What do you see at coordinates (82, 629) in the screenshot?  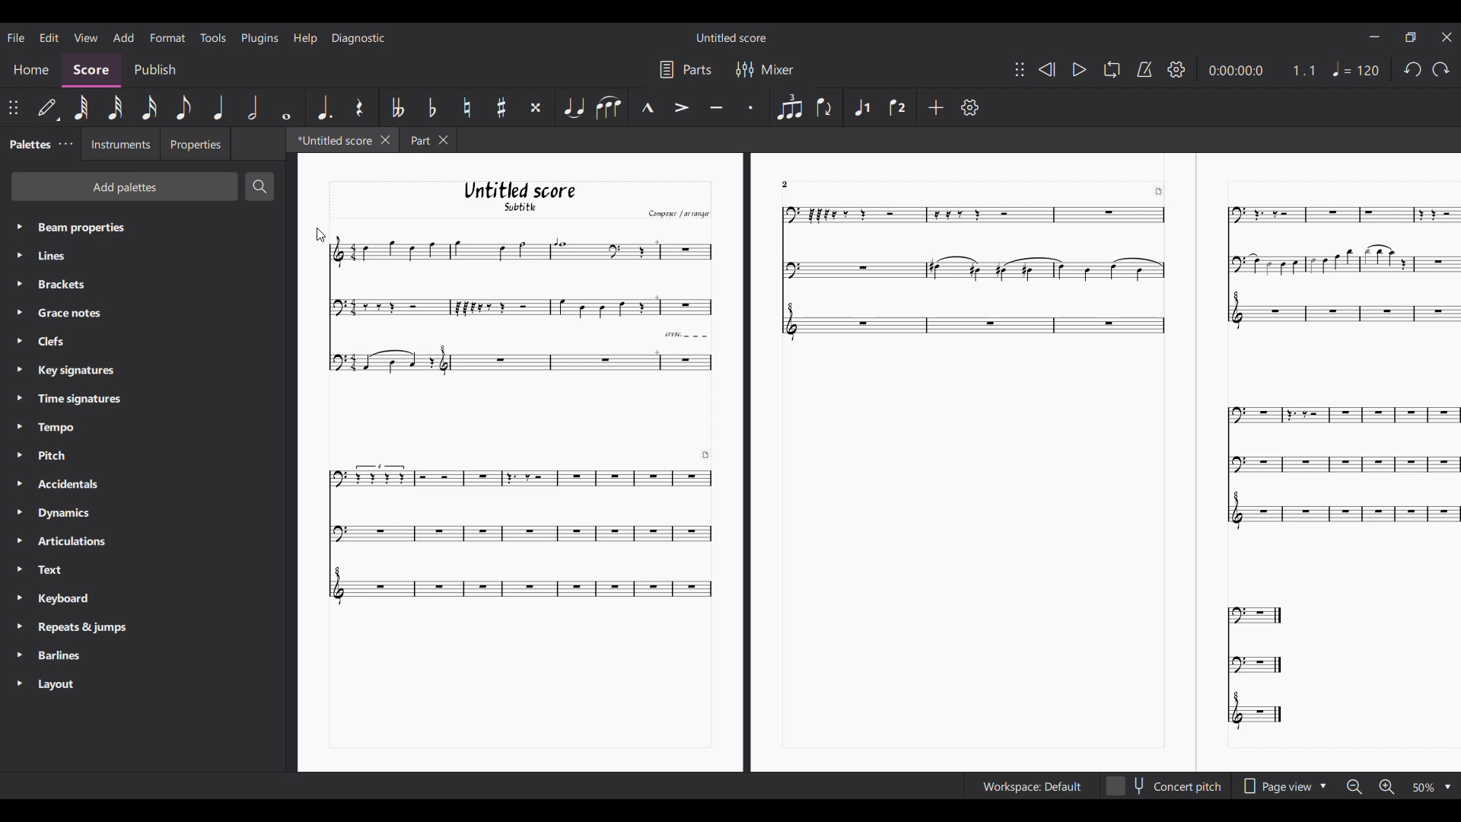 I see `Repeats & Jumps` at bounding box center [82, 629].